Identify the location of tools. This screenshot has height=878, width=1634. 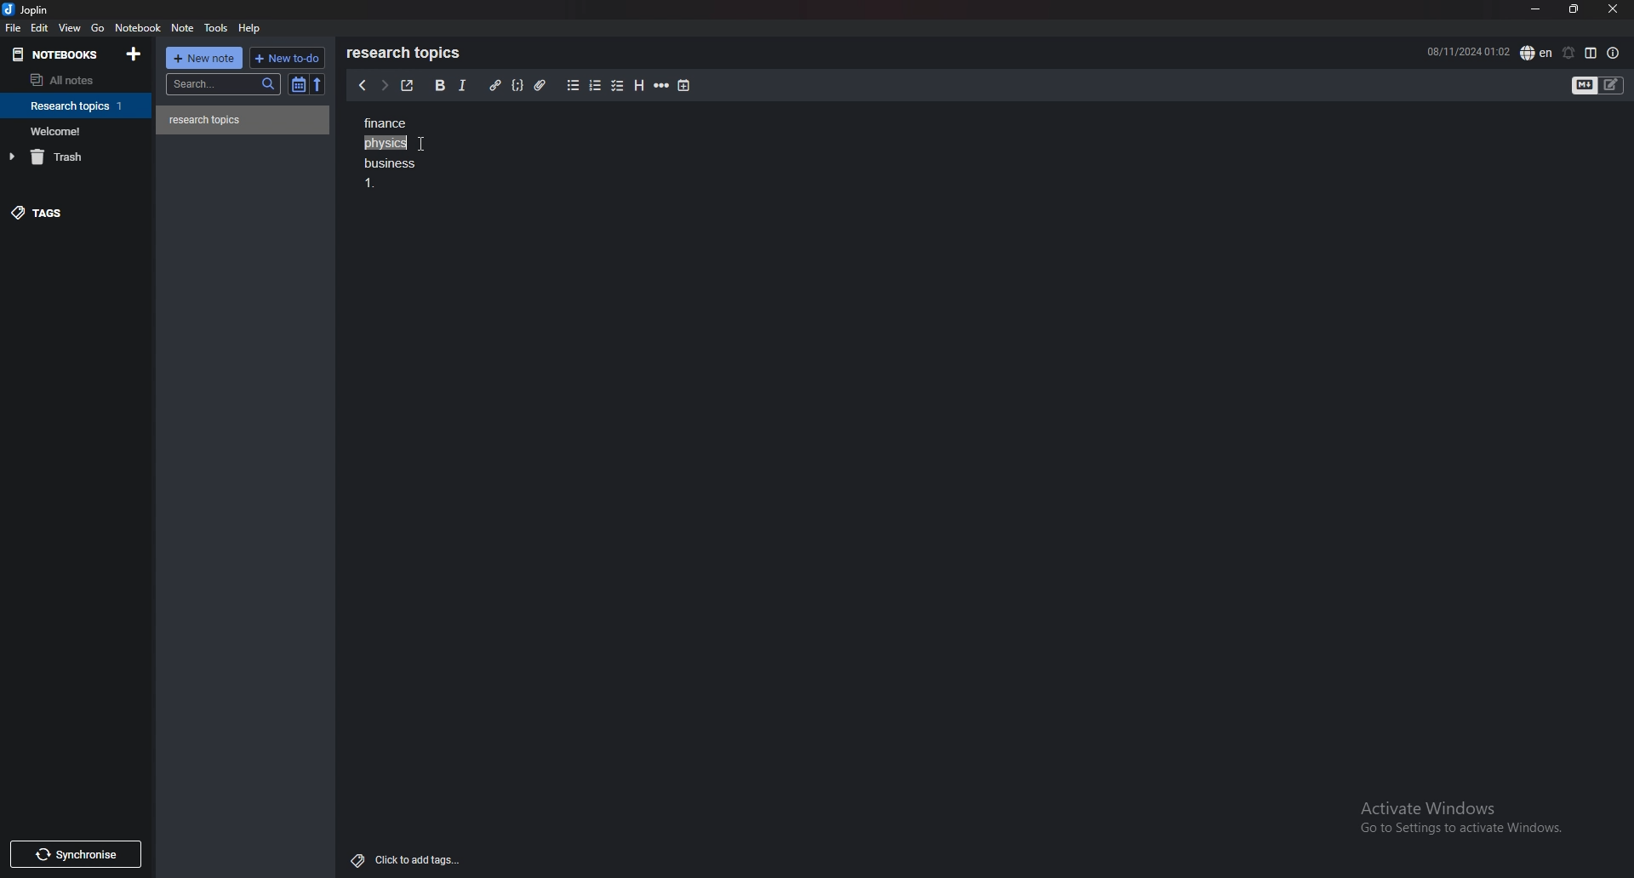
(216, 28).